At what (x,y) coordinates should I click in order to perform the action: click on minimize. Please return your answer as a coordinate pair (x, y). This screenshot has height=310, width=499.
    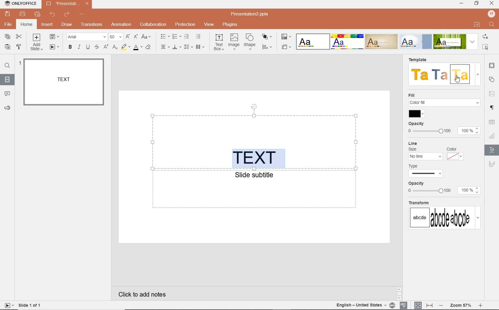
    Looking at the image, I should click on (461, 4).